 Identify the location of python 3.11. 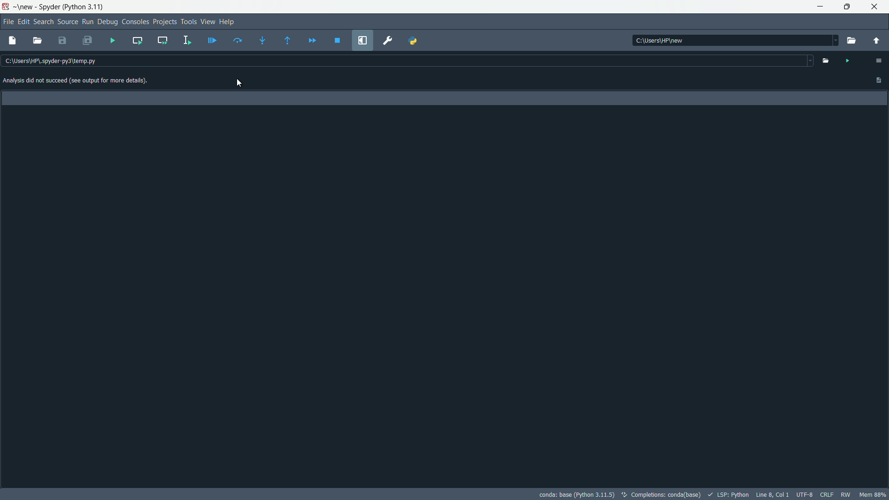
(84, 7).